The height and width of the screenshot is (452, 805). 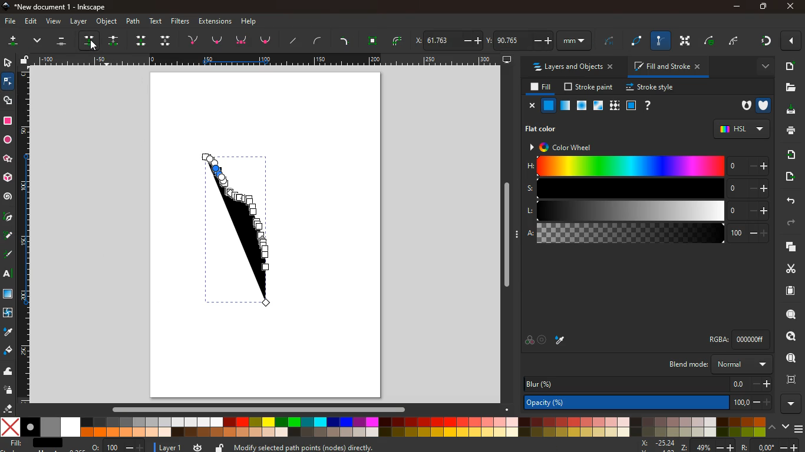 What do you see at coordinates (646, 188) in the screenshot?
I see `s` at bounding box center [646, 188].